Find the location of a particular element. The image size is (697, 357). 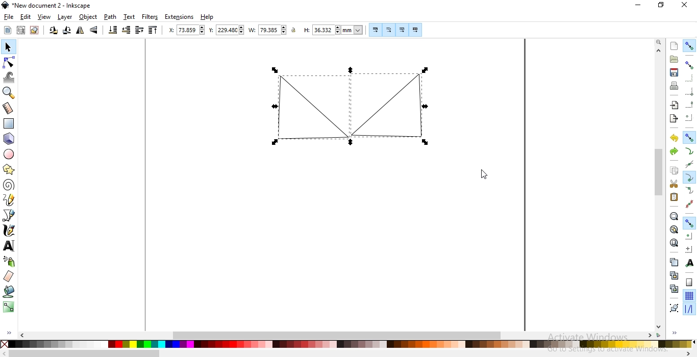

create and edit text objects is located at coordinates (9, 247).